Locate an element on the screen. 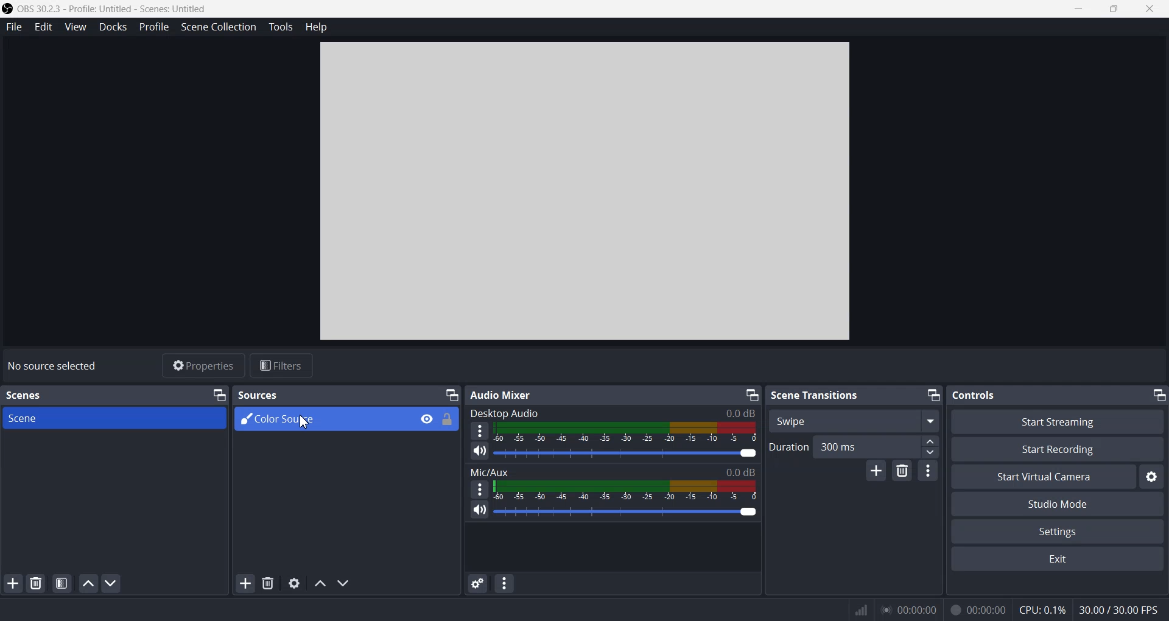  Mute/ Unmute is located at coordinates (480, 452).